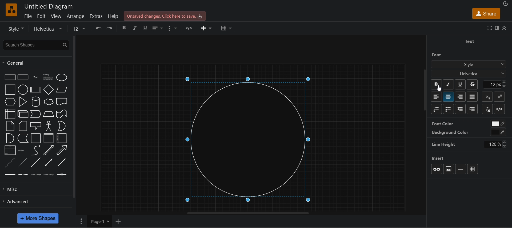  What do you see at coordinates (57, 17) in the screenshot?
I see `view` at bounding box center [57, 17].